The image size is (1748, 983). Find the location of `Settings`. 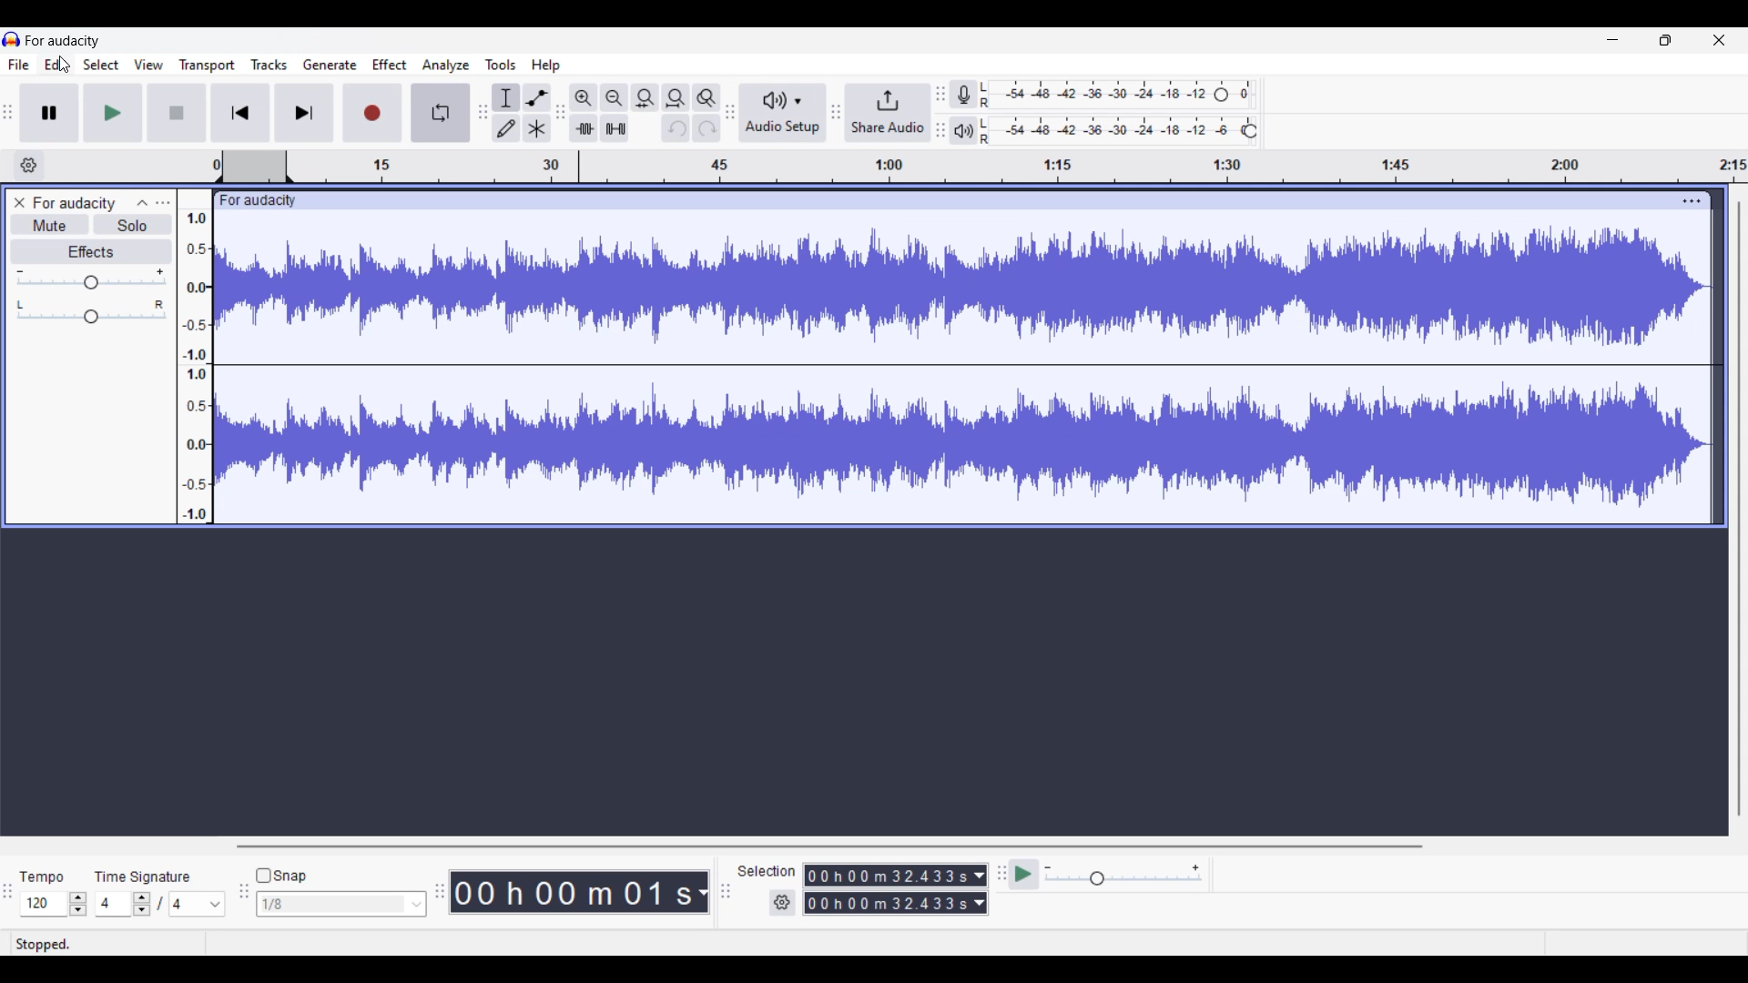

Settings is located at coordinates (783, 903).